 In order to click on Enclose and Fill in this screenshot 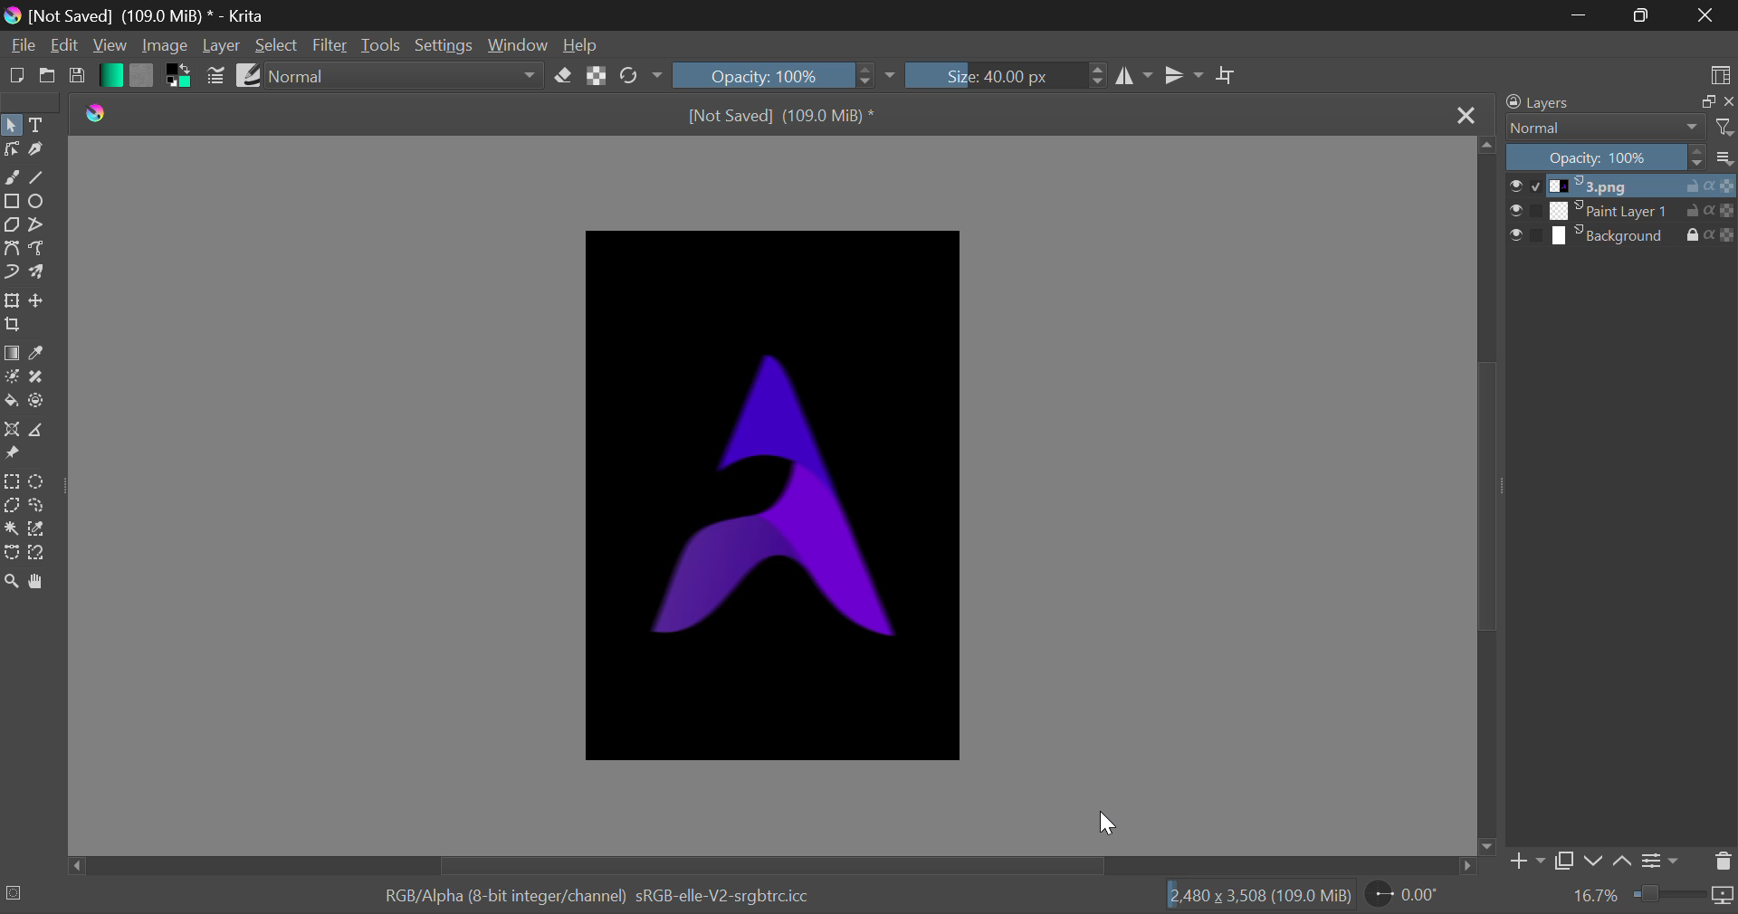, I will do `click(38, 404)`.